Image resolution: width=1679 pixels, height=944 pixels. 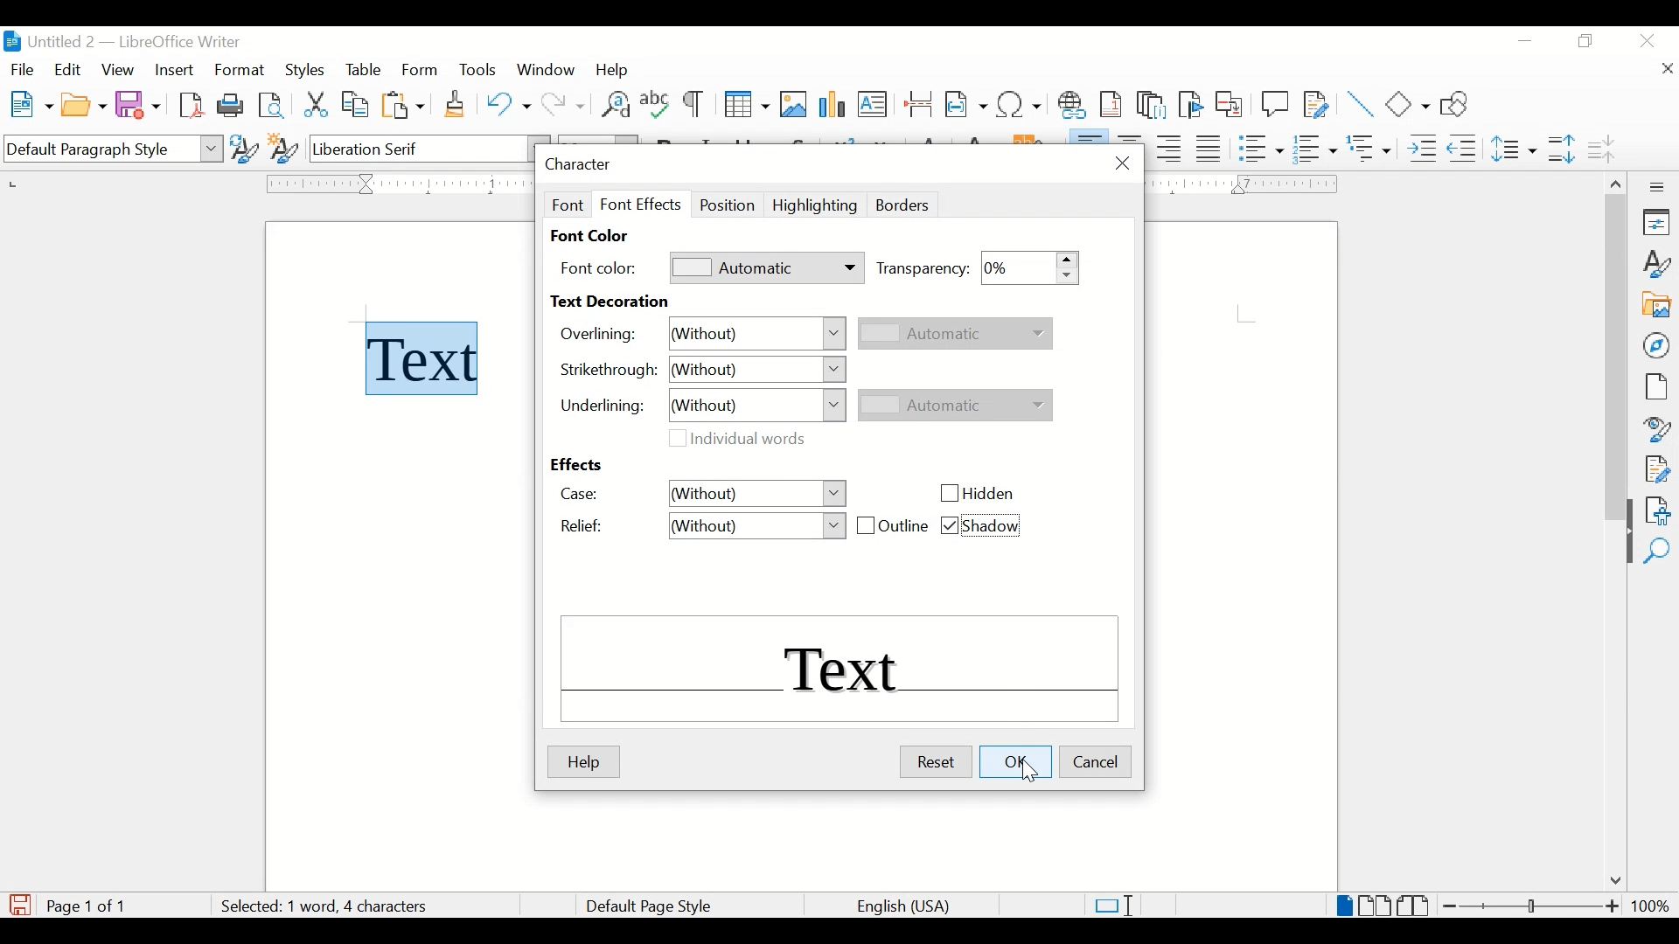 I want to click on book view, so click(x=1416, y=906).